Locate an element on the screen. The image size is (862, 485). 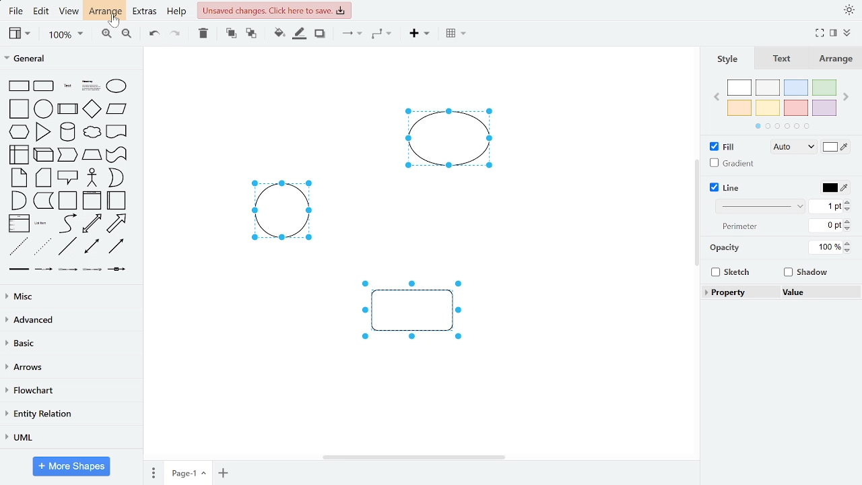
fill style is located at coordinates (791, 148).